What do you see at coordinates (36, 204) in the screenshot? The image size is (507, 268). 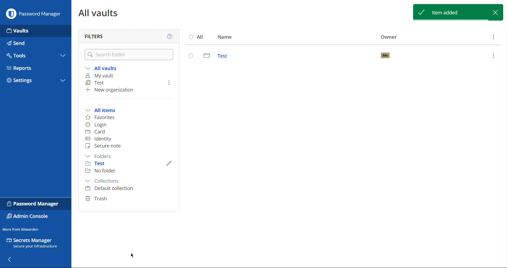 I see `Password Manager` at bounding box center [36, 204].